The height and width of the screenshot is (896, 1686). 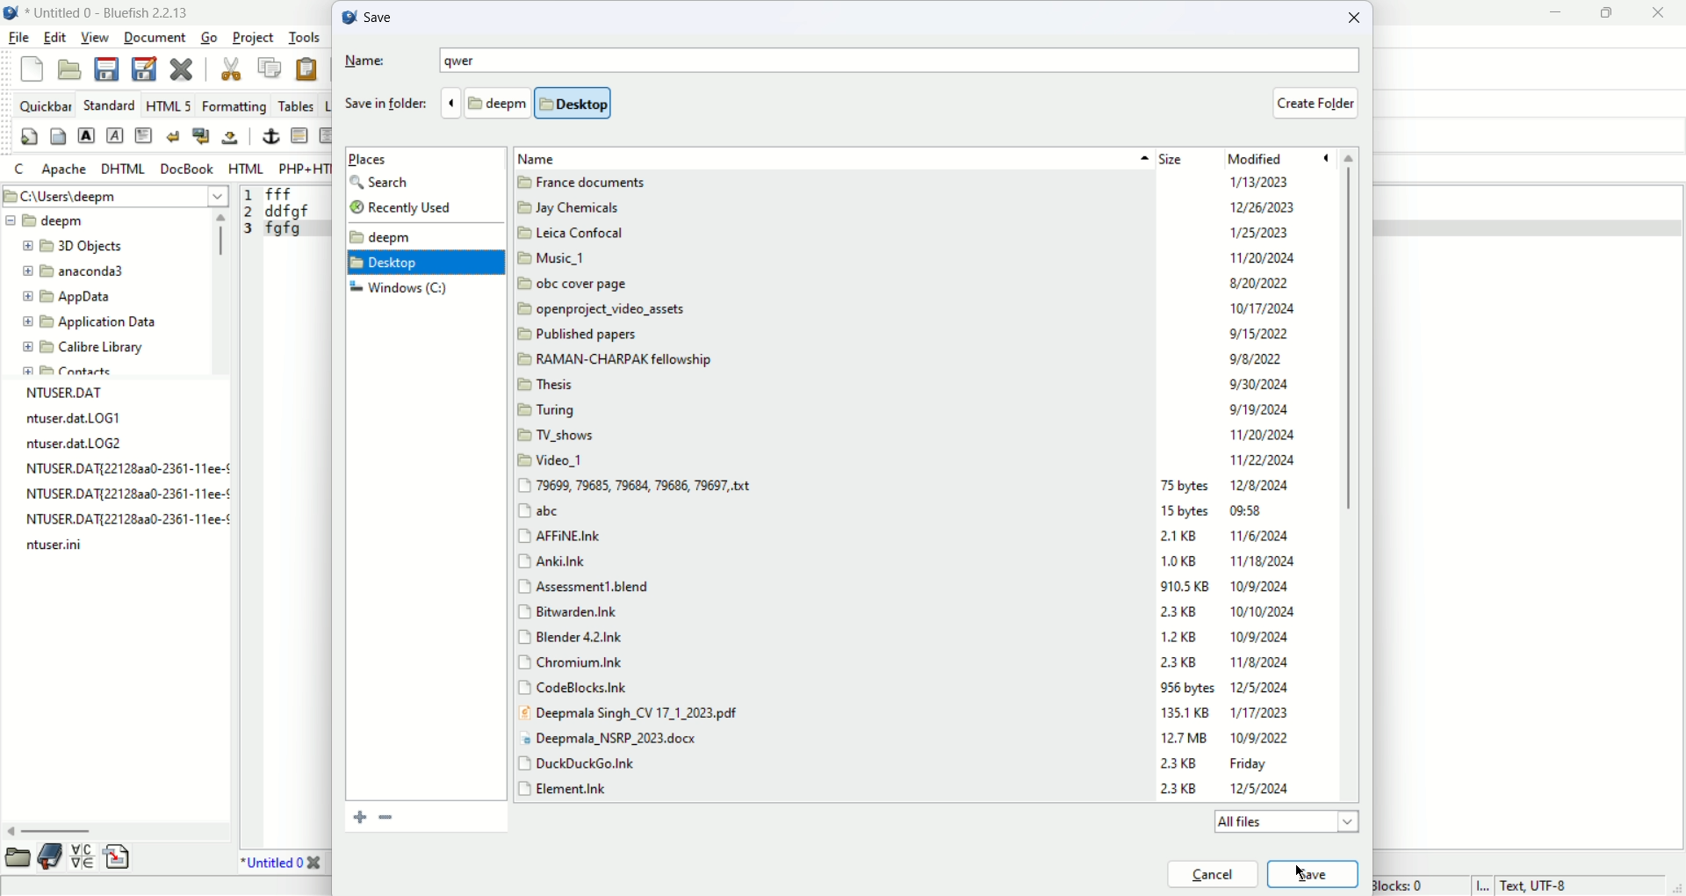 What do you see at coordinates (554, 156) in the screenshot?
I see `name` at bounding box center [554, 156].